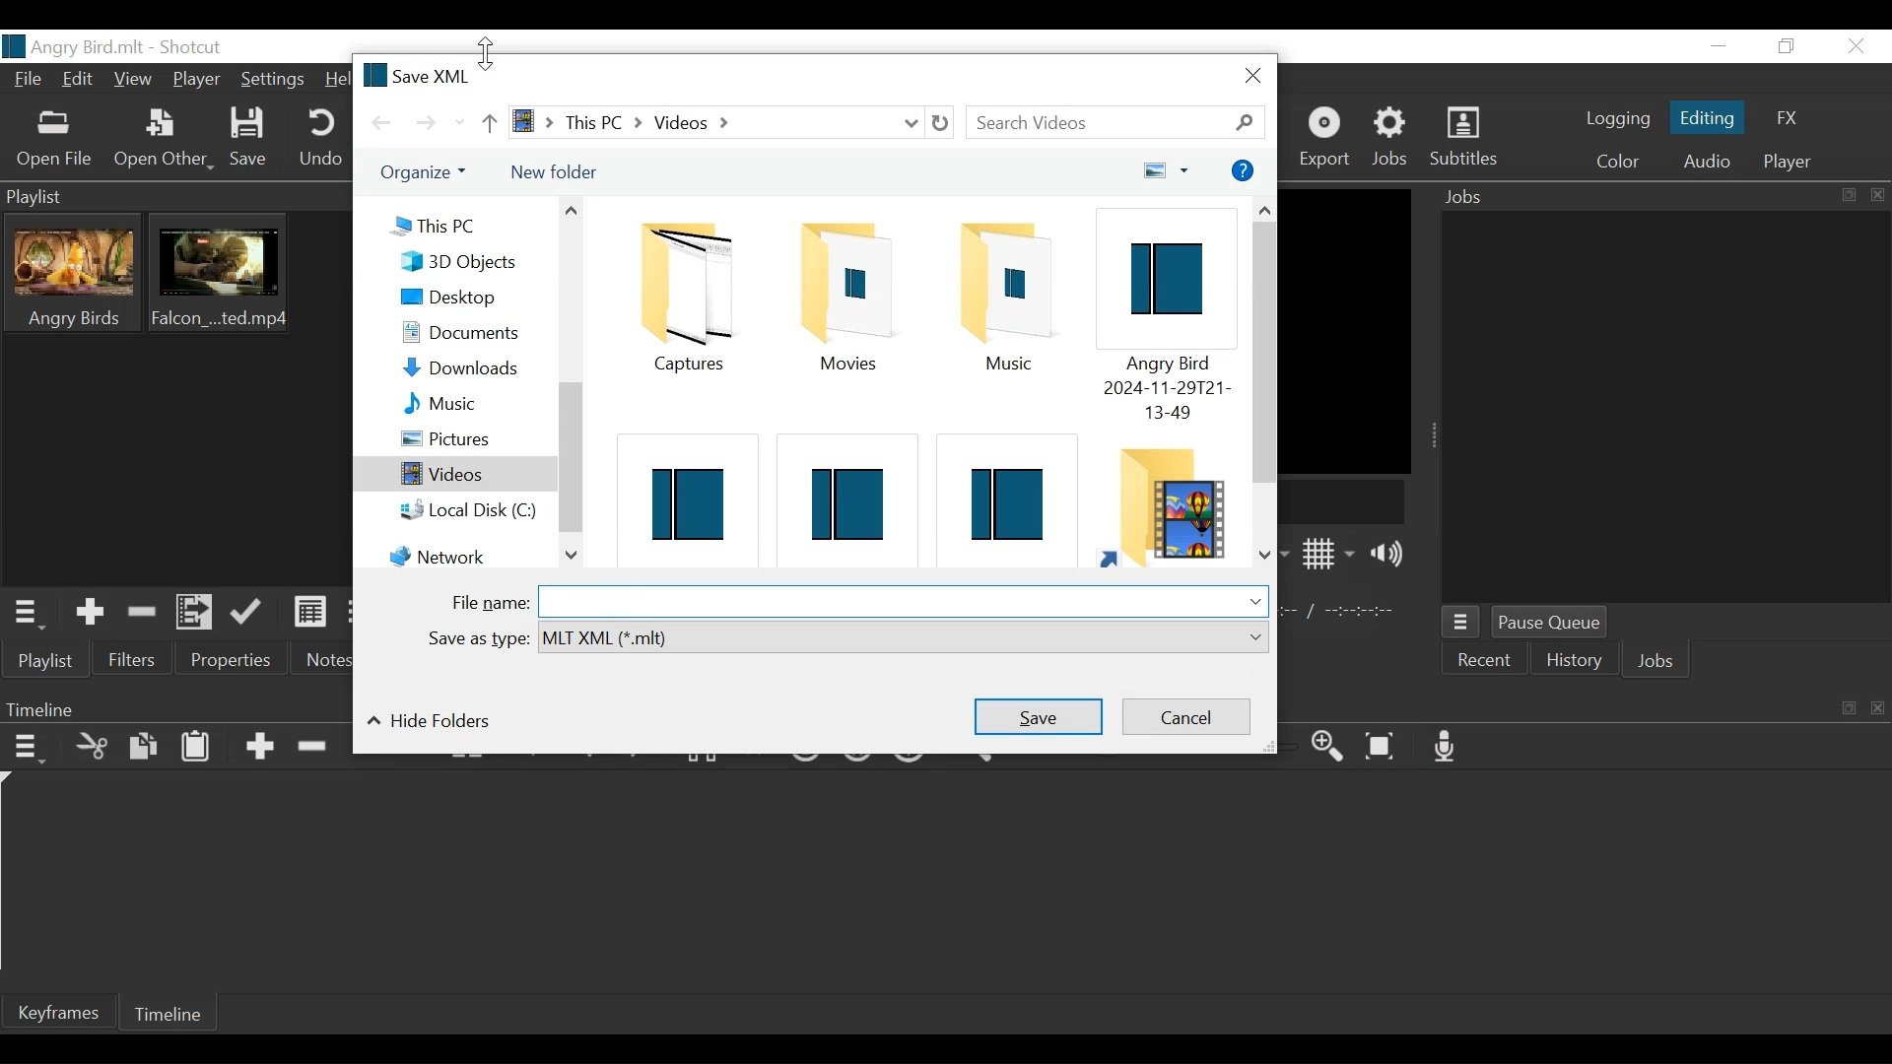 The width and height of the screenshot is (1892, 1064). I want to click on Remove cut, so click(143, 612).